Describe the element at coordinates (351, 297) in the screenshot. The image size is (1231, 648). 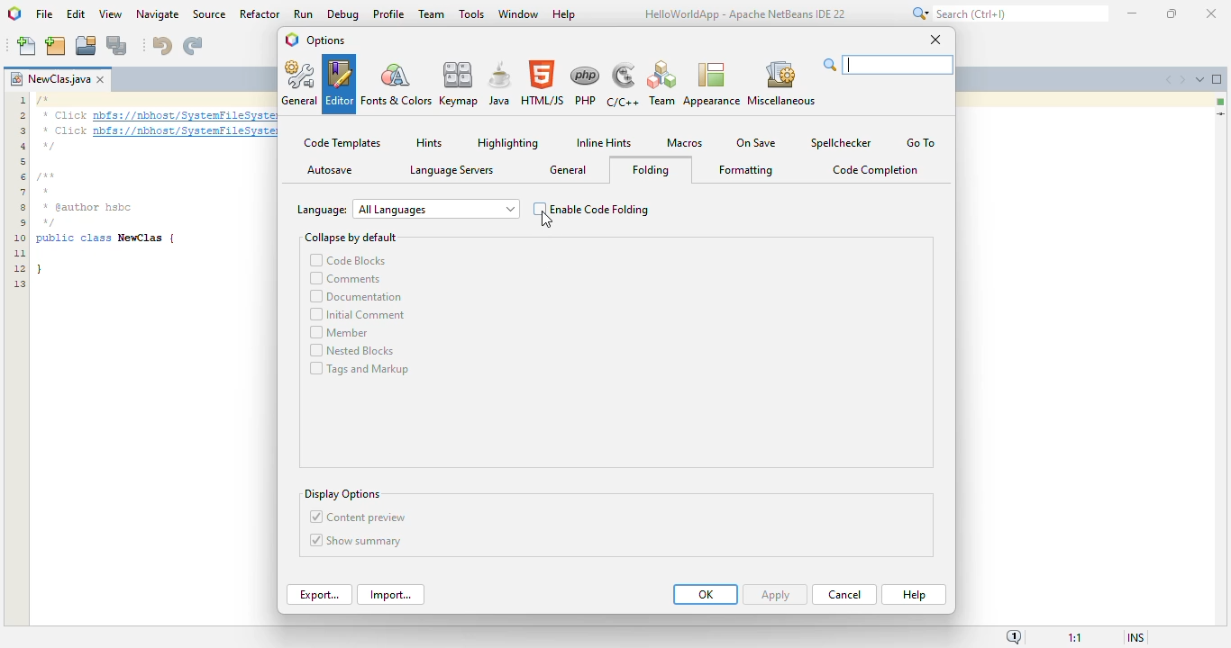
I see `documentation` at that location.